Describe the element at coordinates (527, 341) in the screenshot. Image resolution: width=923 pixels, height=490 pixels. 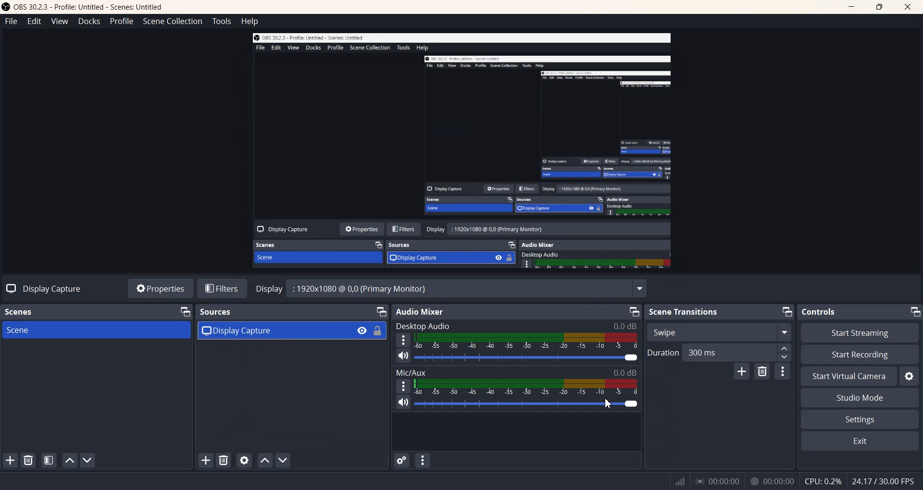
I see `Volume Indicator` at that location.